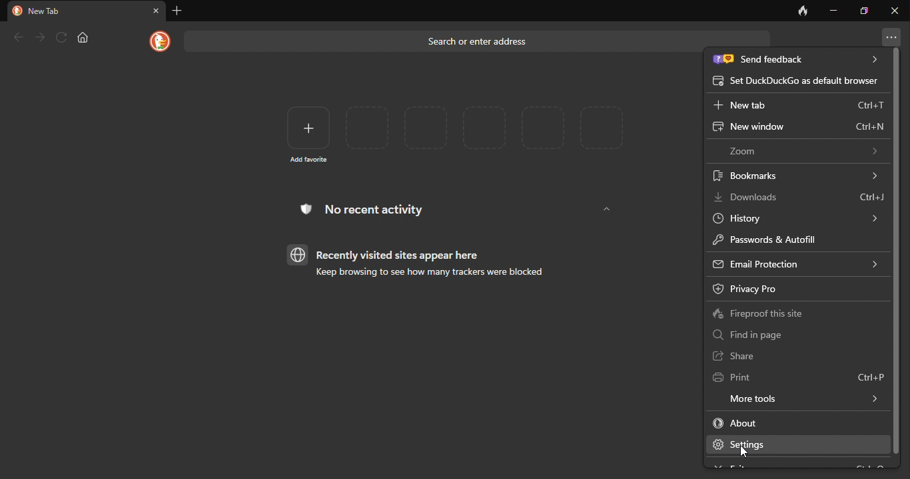  What do you see at coordinates (424, 275) in the screenshot?
I see `keep browsing to see how many trackers were blocked` at bounding box center [424, 275].